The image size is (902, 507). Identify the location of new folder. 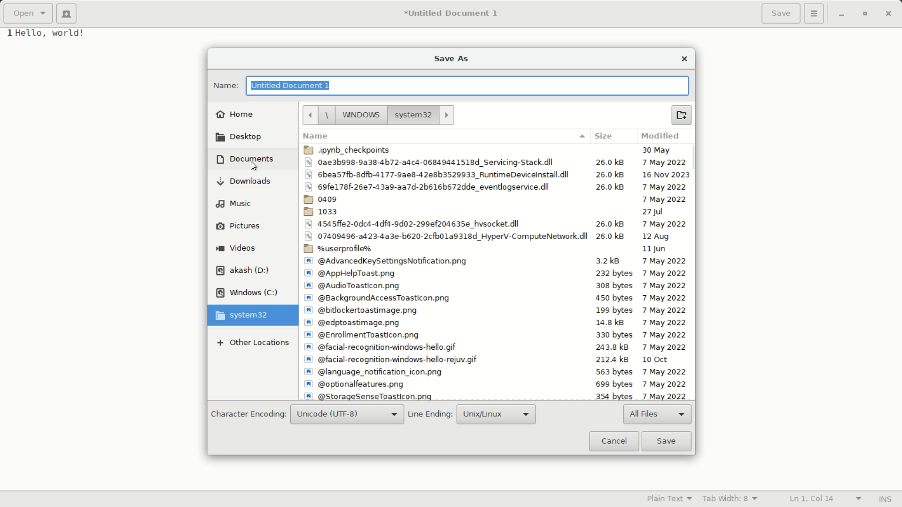
(681, 115).